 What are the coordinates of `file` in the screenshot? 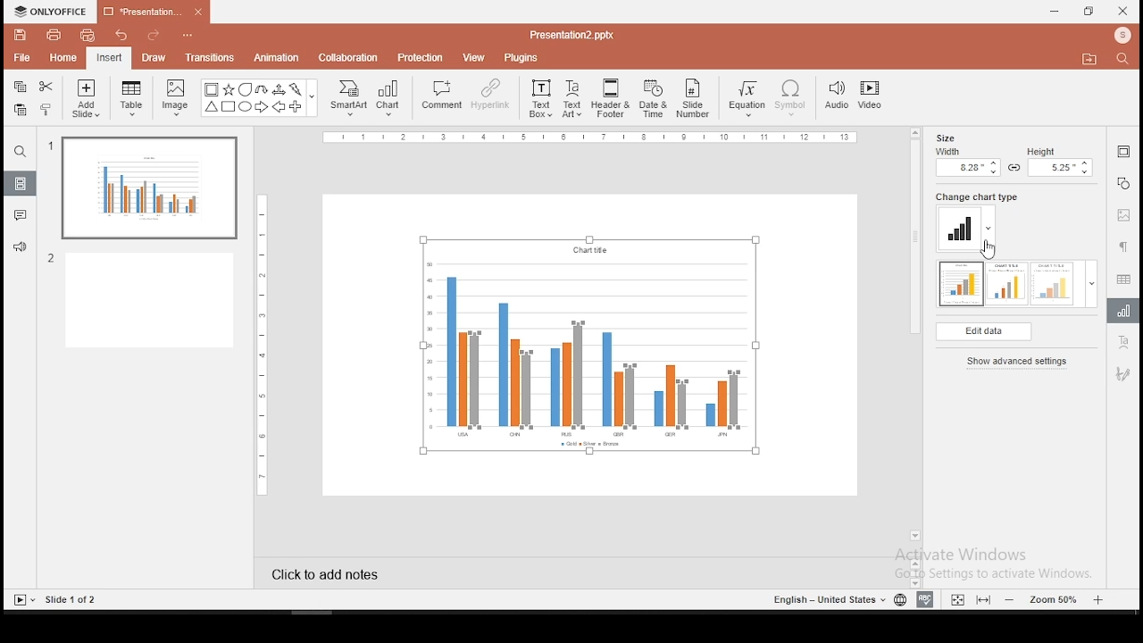 It's located at (21, 56).